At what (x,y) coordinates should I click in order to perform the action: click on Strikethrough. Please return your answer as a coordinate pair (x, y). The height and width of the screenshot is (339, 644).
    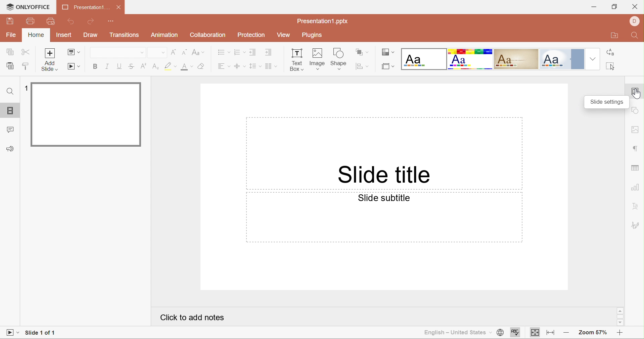
    Looking at the image, I should click on (131, 67).